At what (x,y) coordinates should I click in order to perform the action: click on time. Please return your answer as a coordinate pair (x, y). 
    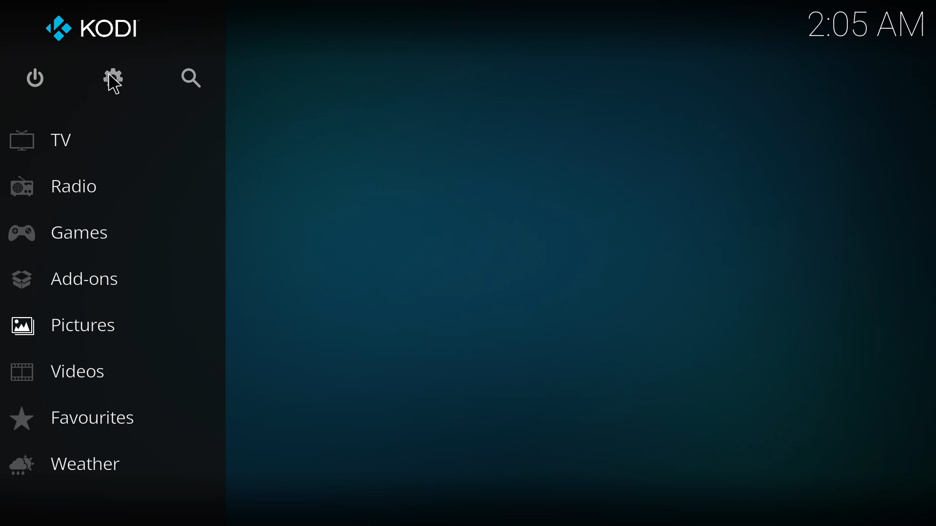
    Looking at the image, I should click on (867, 23).